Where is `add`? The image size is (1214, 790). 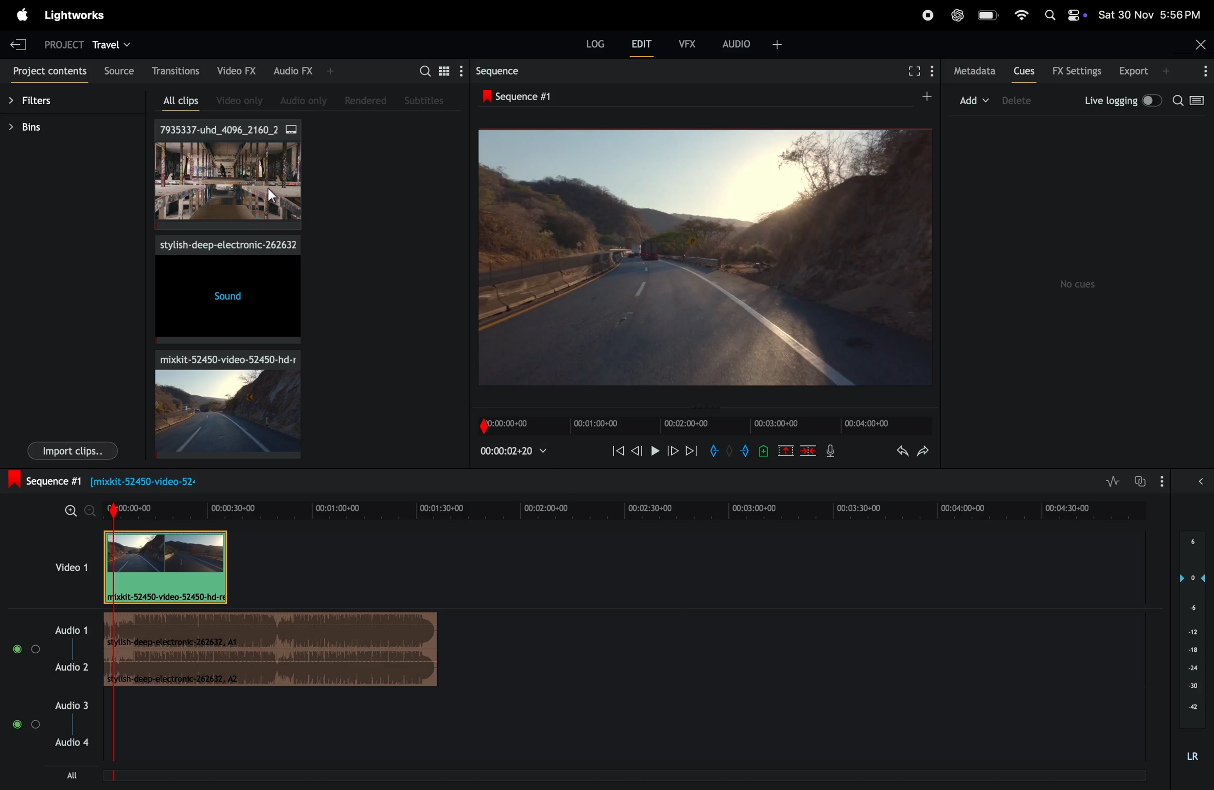
add is located at coordinates (919, 97).